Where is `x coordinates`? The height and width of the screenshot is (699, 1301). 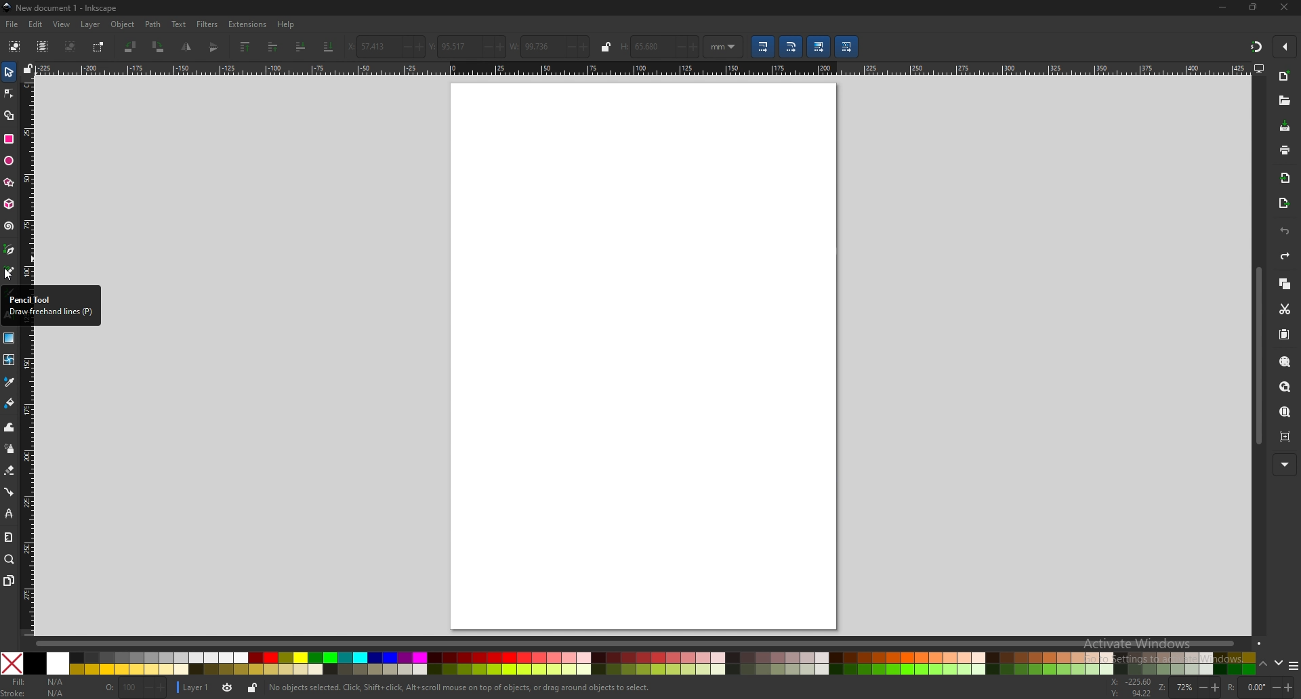
x coordinates is located at coordinates (384, 47).